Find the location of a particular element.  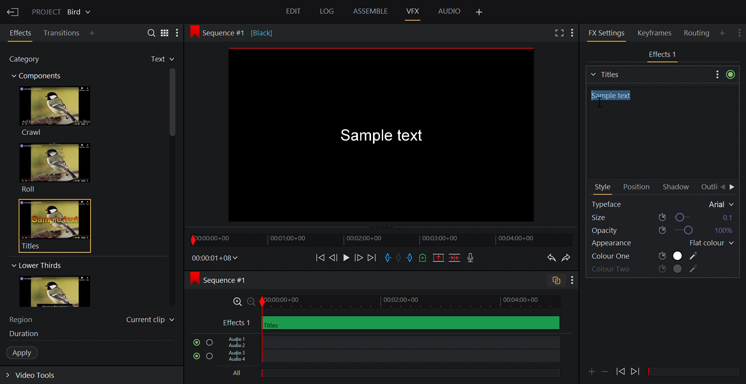

Mark in is located at coordinates (389, 257).